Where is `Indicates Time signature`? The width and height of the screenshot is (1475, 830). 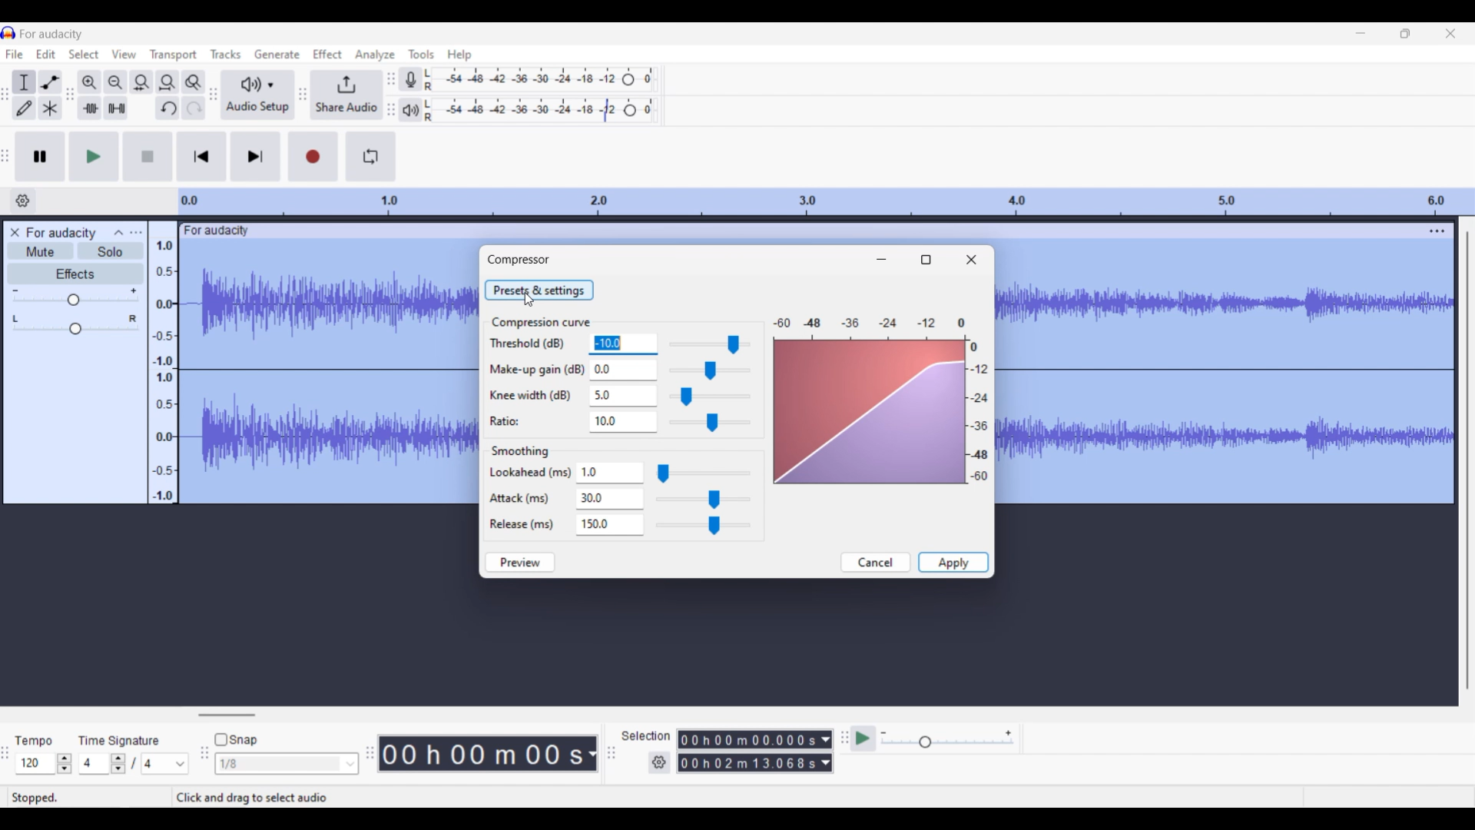
Indicates Time signature is located at coordinates (120, 740).